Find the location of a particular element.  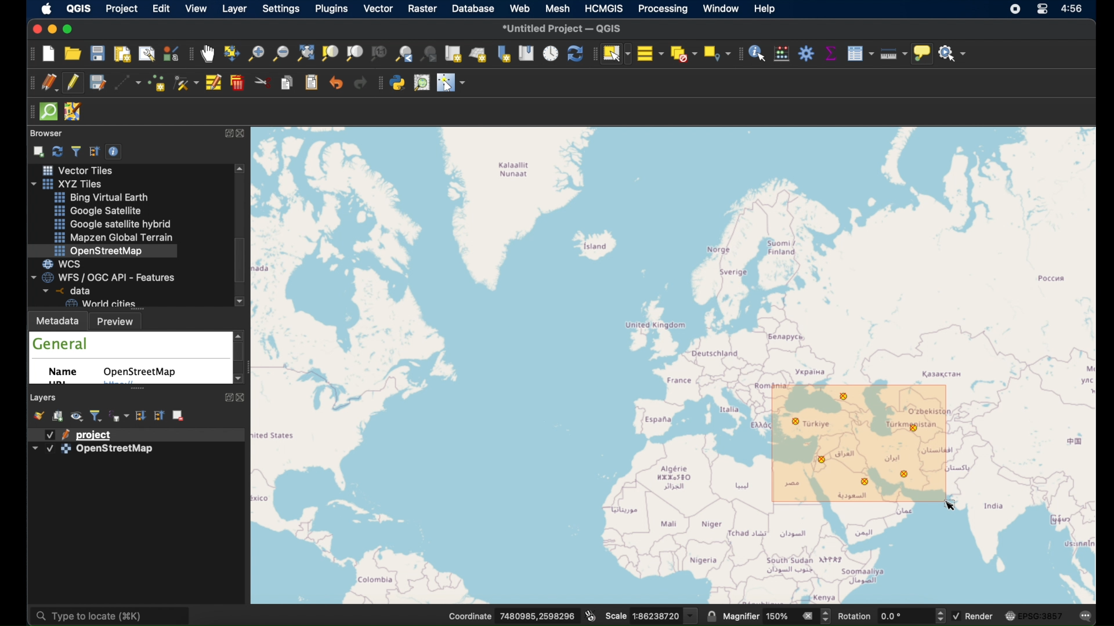

manage map themes is located at coordinates (78, 417).